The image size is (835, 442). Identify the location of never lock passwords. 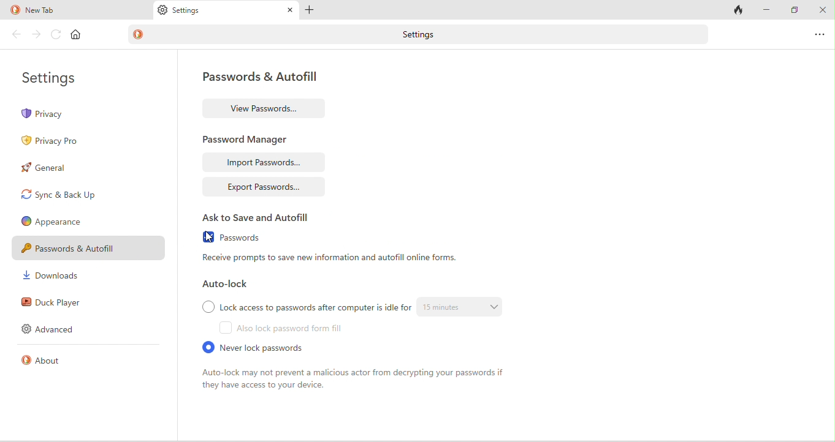
(264, 348).